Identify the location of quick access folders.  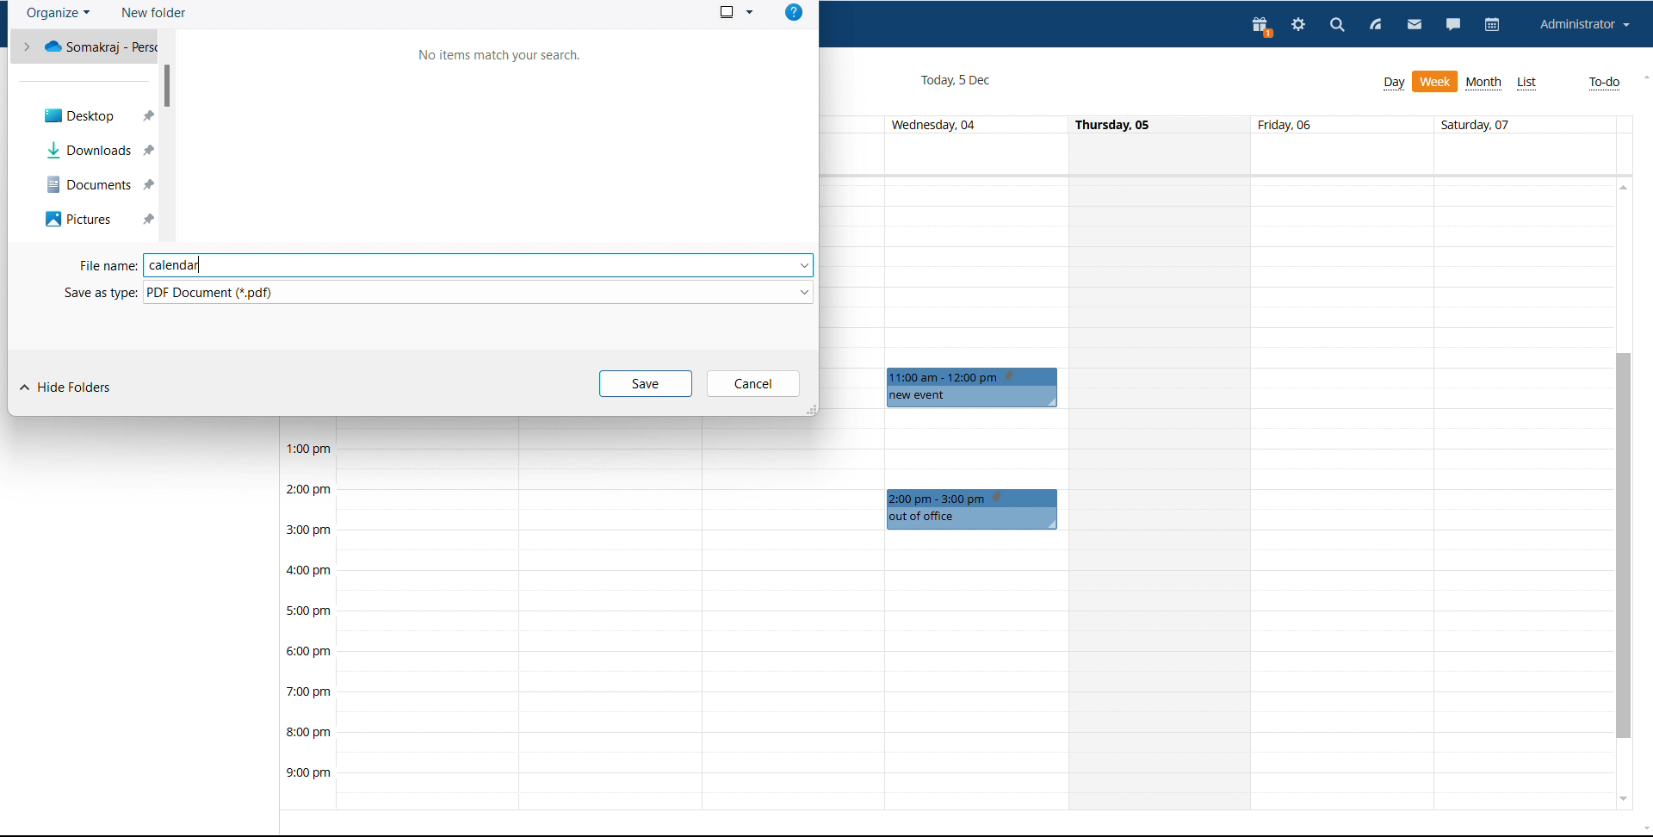
(84, 46).